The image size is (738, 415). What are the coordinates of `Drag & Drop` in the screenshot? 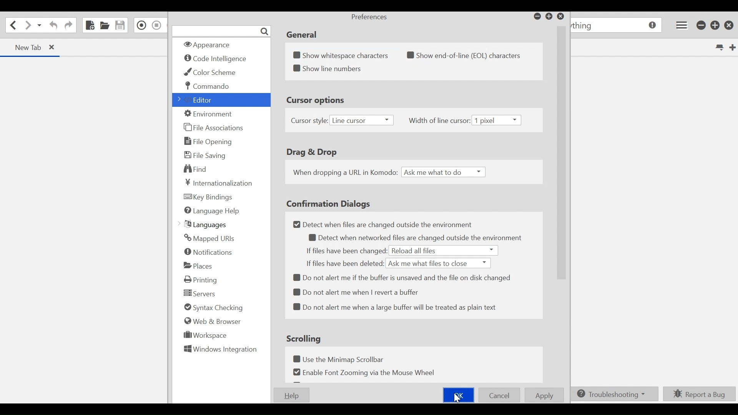 It's located at (311, 153).